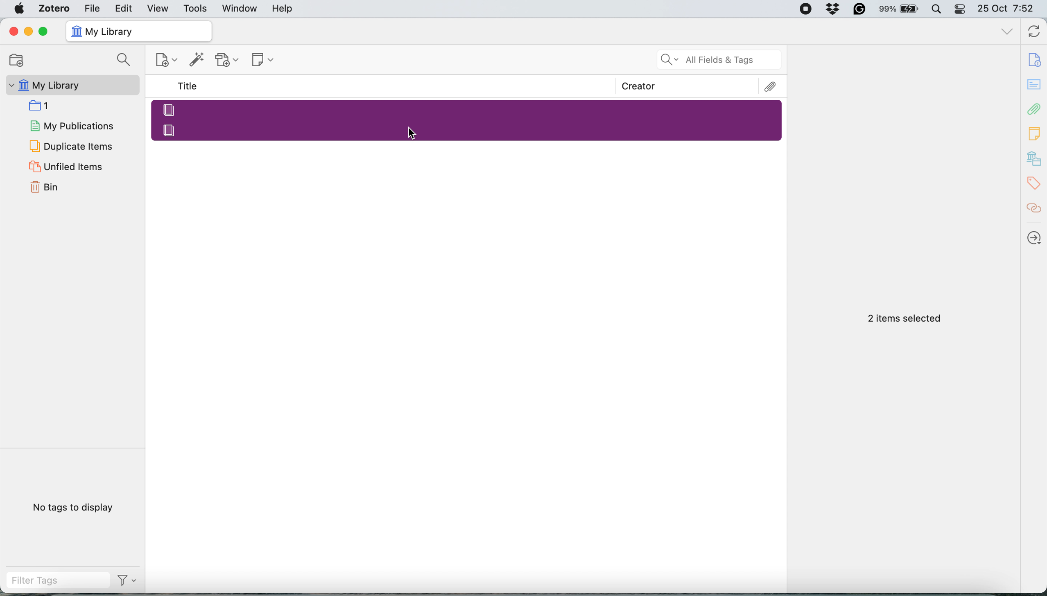 Image resolution: width=1047 pixels, height=596 pixels. What do you see at coordinates (15, 60) in the screenshot?
I see `Open Folder` at bounding box center [15, 60].